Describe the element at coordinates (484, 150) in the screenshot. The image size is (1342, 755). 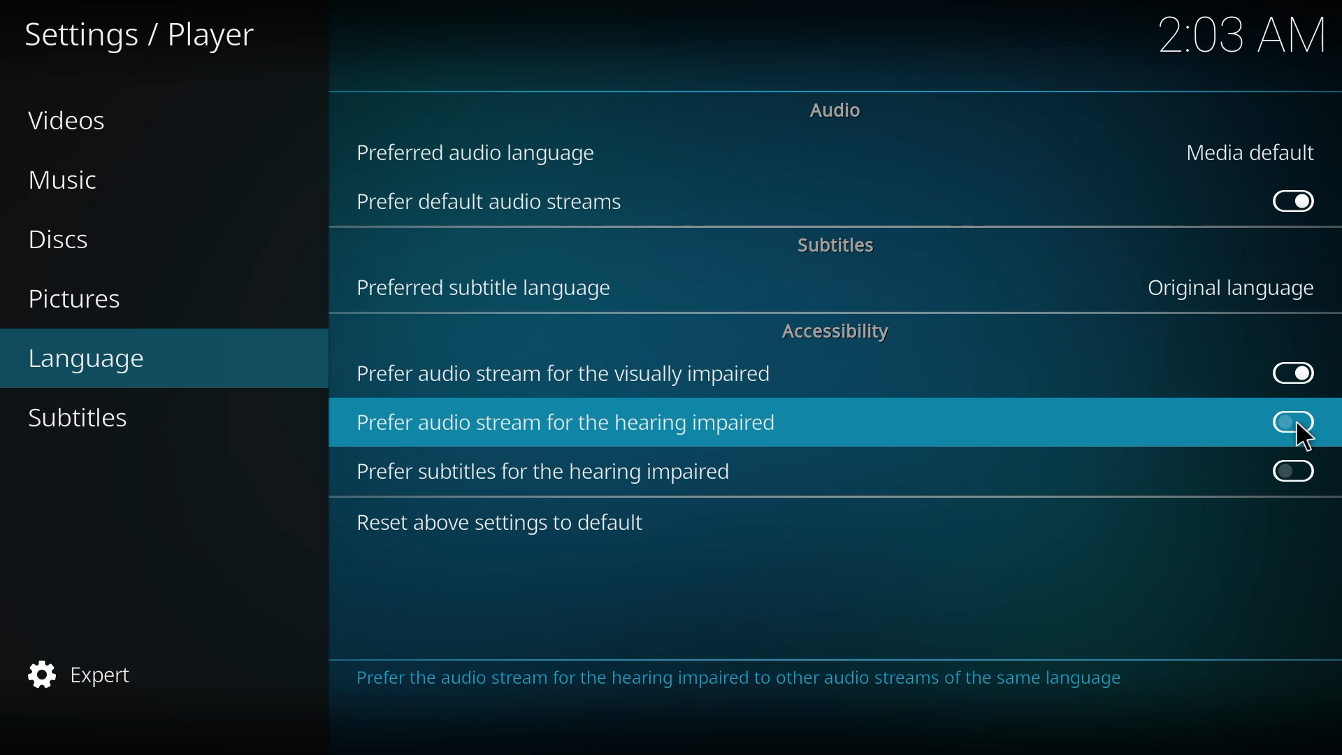
I see `preferred audio language` at that location.